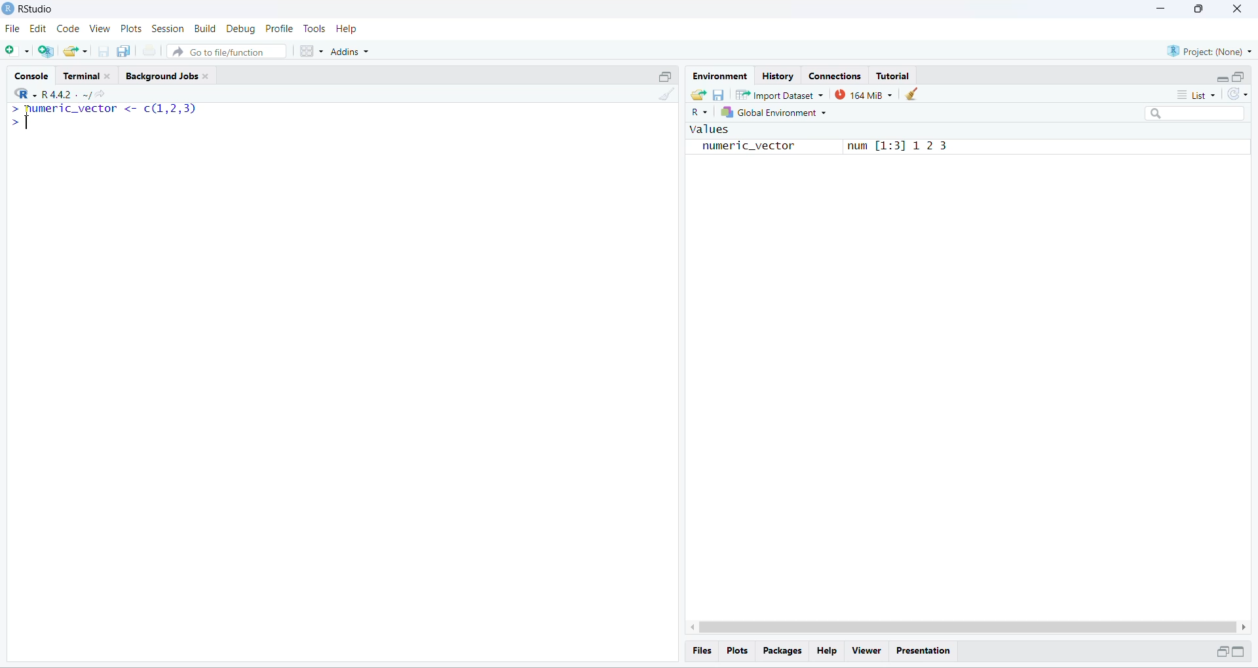  I want to click on minimize, so click(1223, 80).